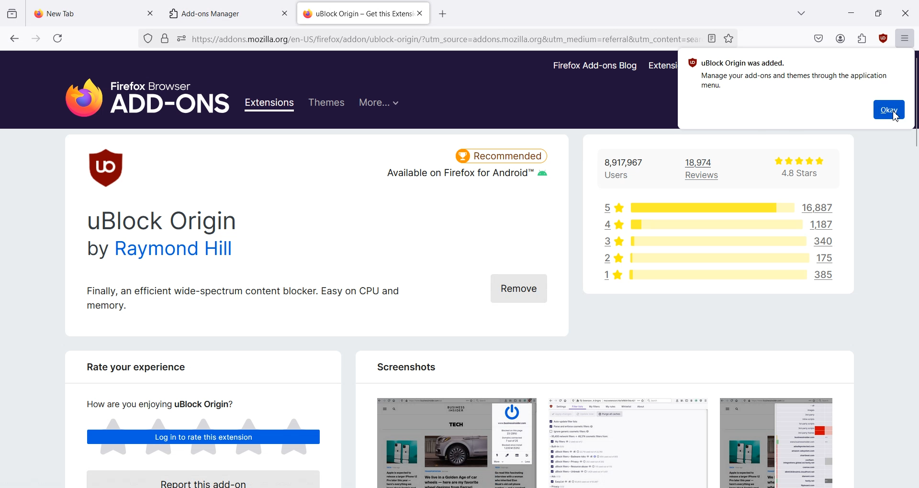  I want to click on uBlock origin, so click(884, 38).